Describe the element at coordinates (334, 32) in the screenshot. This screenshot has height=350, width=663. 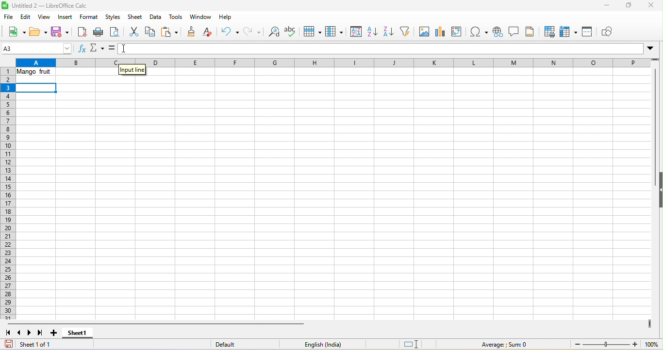
I see `column` at that location.